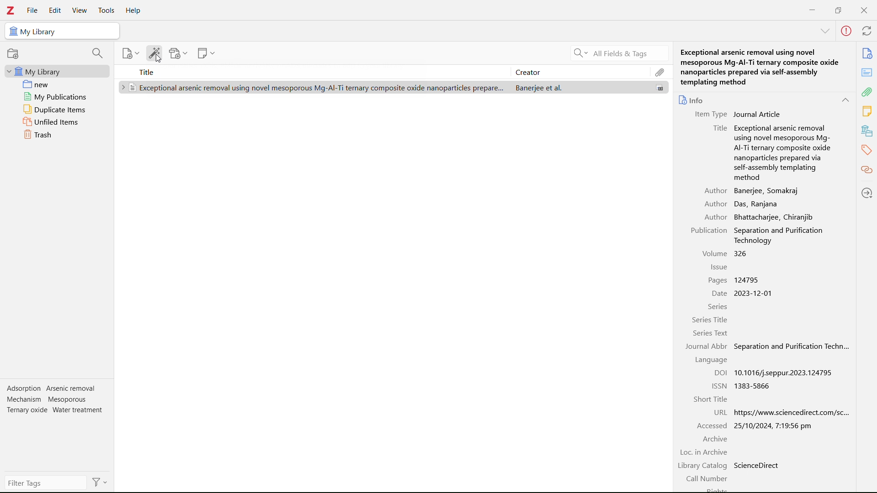  I want to click on Separation and purification technology, so click(787, 235).